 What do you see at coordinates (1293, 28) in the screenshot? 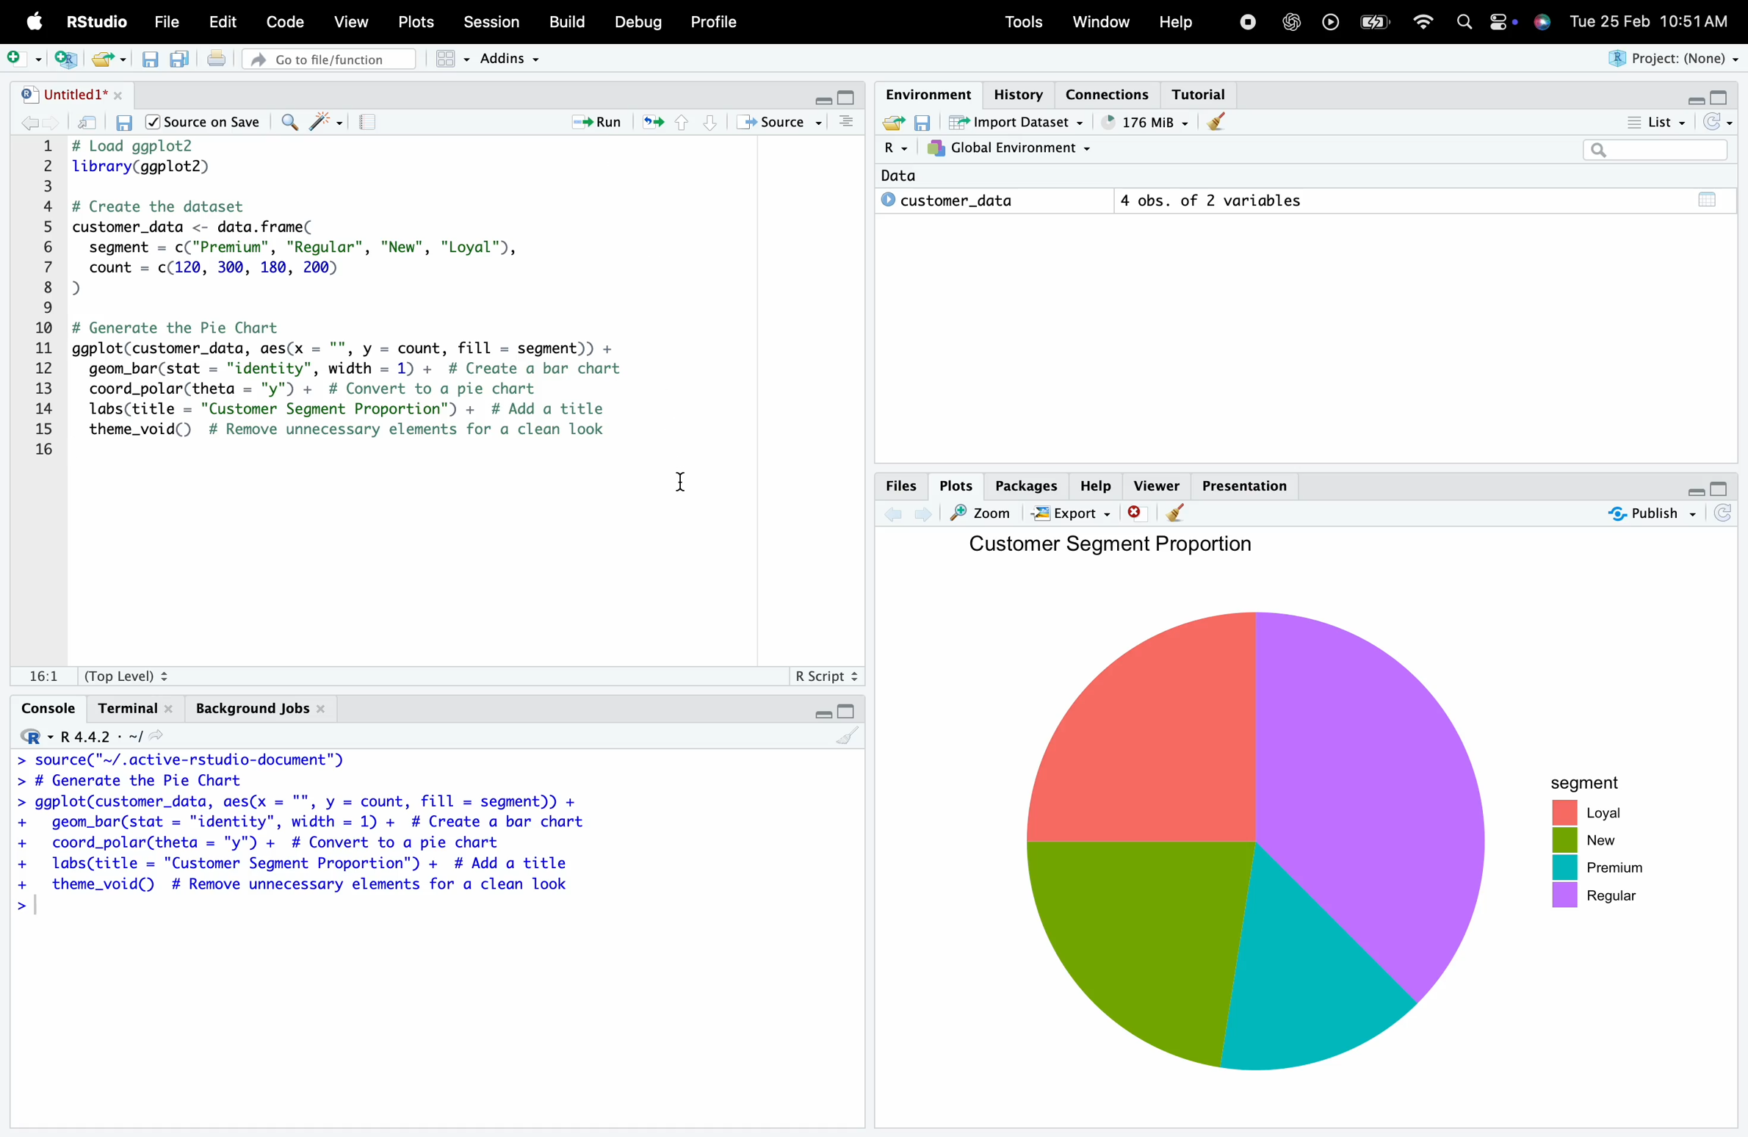
I see `open AI` at bounding box center [1293, 28].